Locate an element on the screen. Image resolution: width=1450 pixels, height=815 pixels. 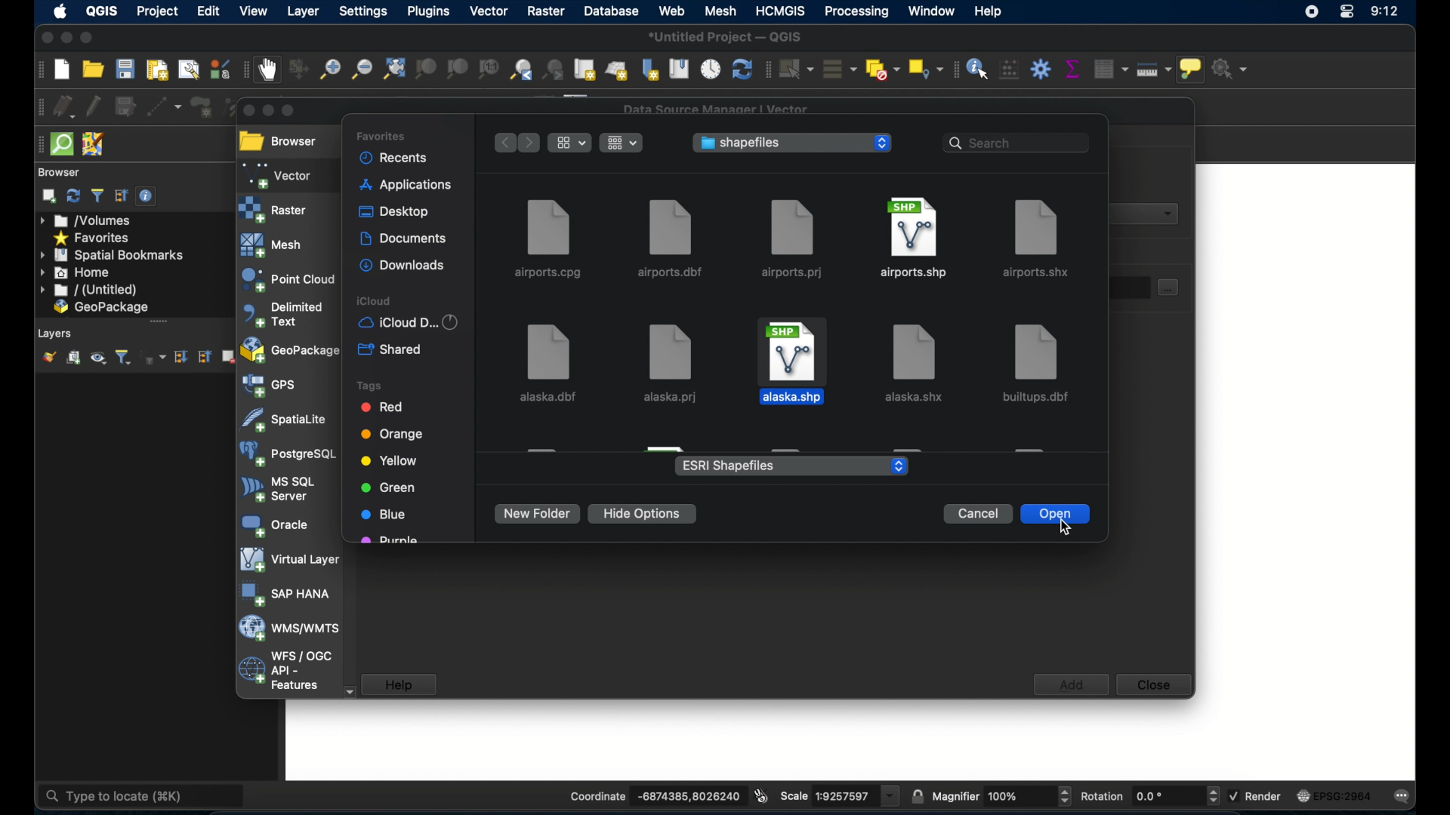
close is located at coordinates (1154, 687).